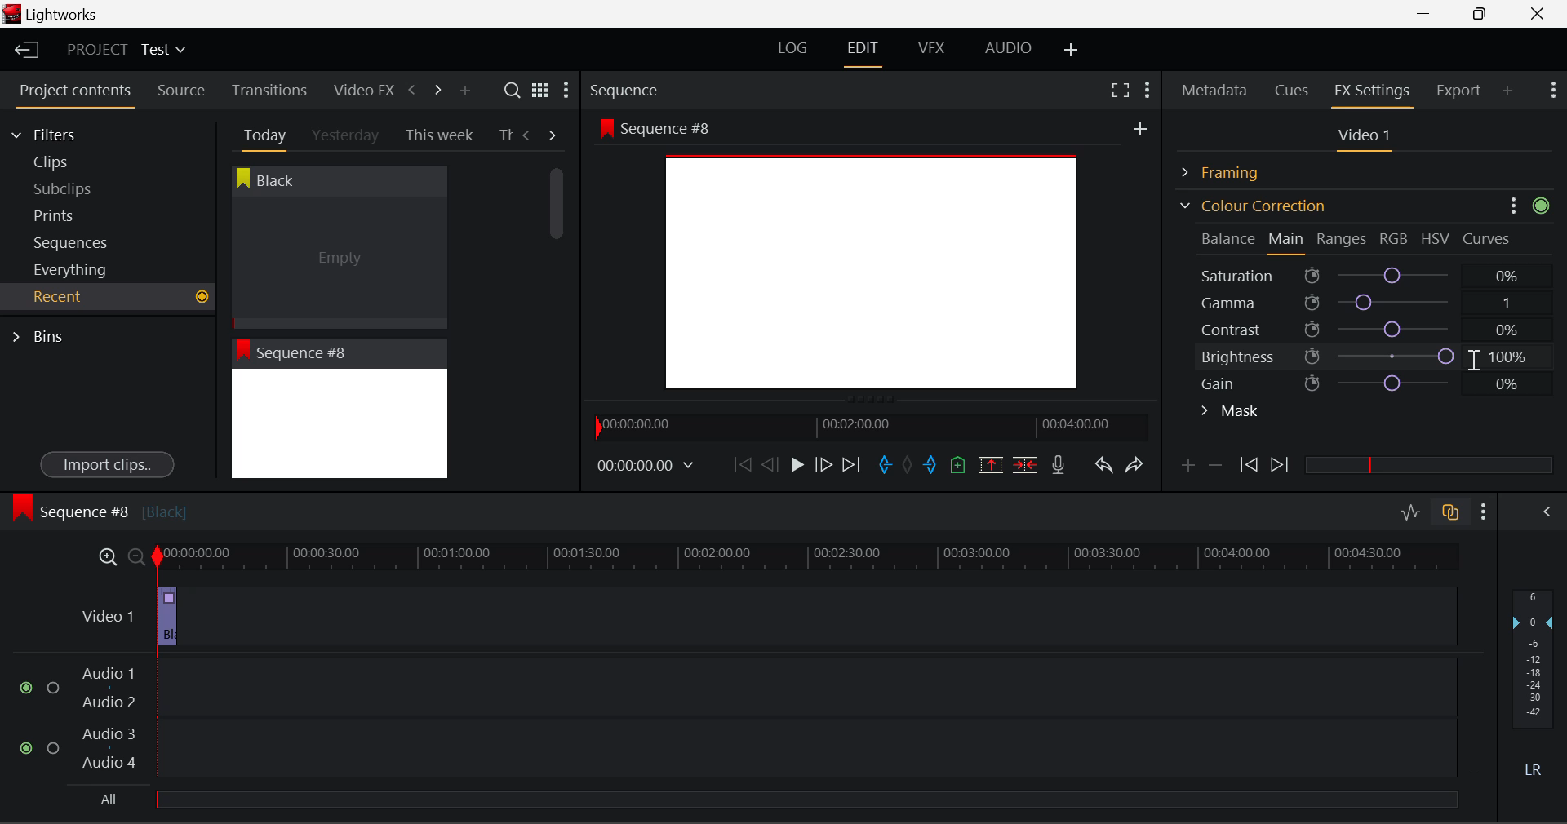 The width and height of the screenshot is (1567, 824). What do you see at coordinates (823, 464) in the screenshot?
I see `Go Forward` at bounding box center [823, 464].